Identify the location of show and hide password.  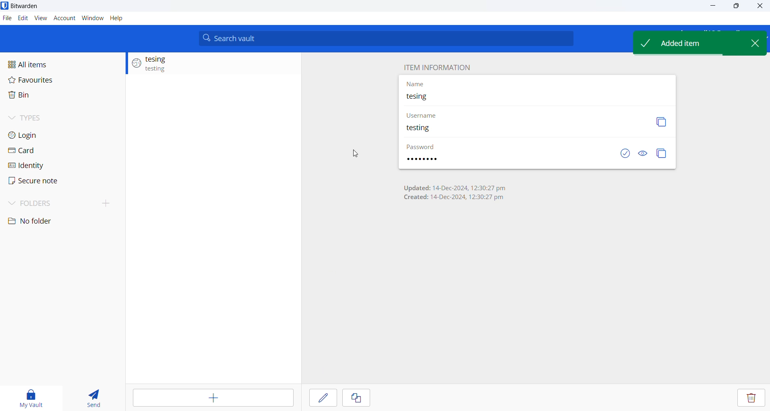
(644, 154).